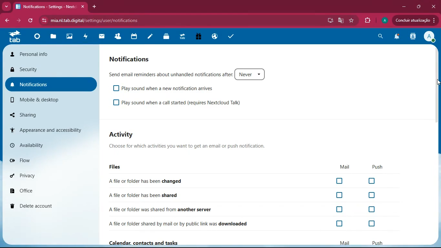  Describe the element at coordinates (44, 204) in the screenshot. I see `delete ` at that location.